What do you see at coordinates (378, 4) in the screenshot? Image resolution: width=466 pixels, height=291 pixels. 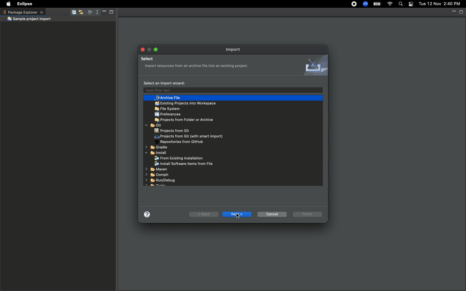 I see `Charge` at bounding box center [378, 4].